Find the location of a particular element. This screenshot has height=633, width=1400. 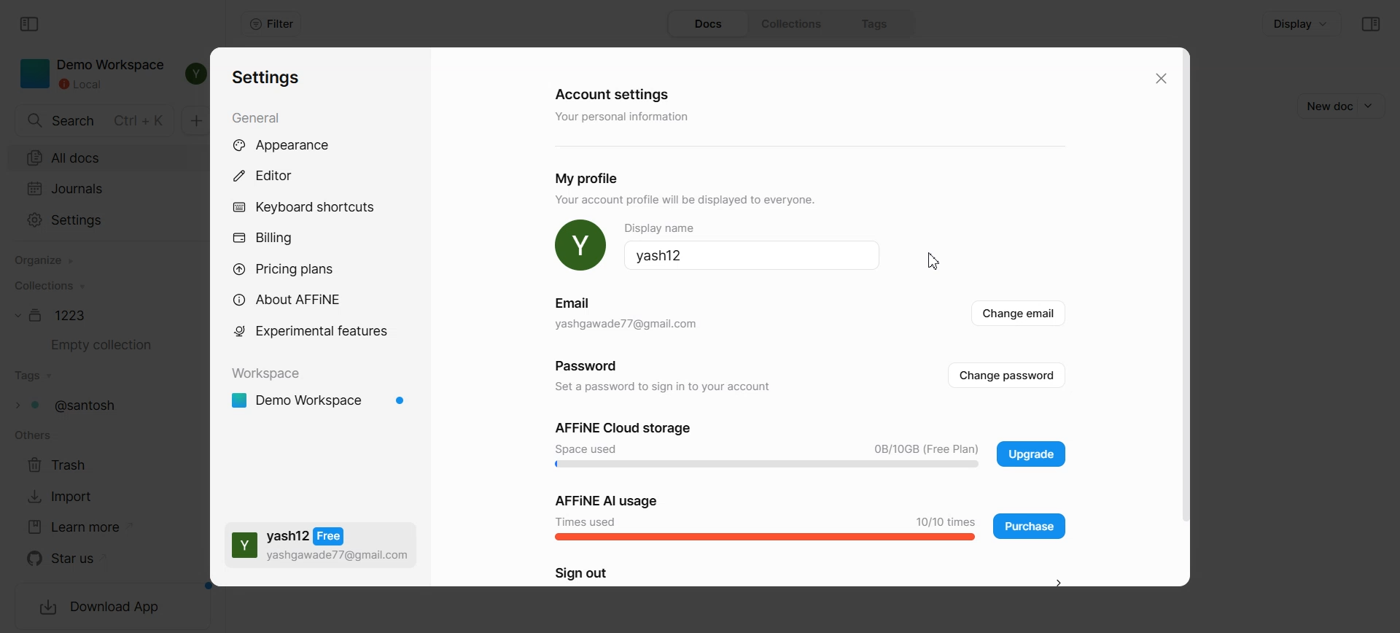

Collections is located at coordinates (48, 285).